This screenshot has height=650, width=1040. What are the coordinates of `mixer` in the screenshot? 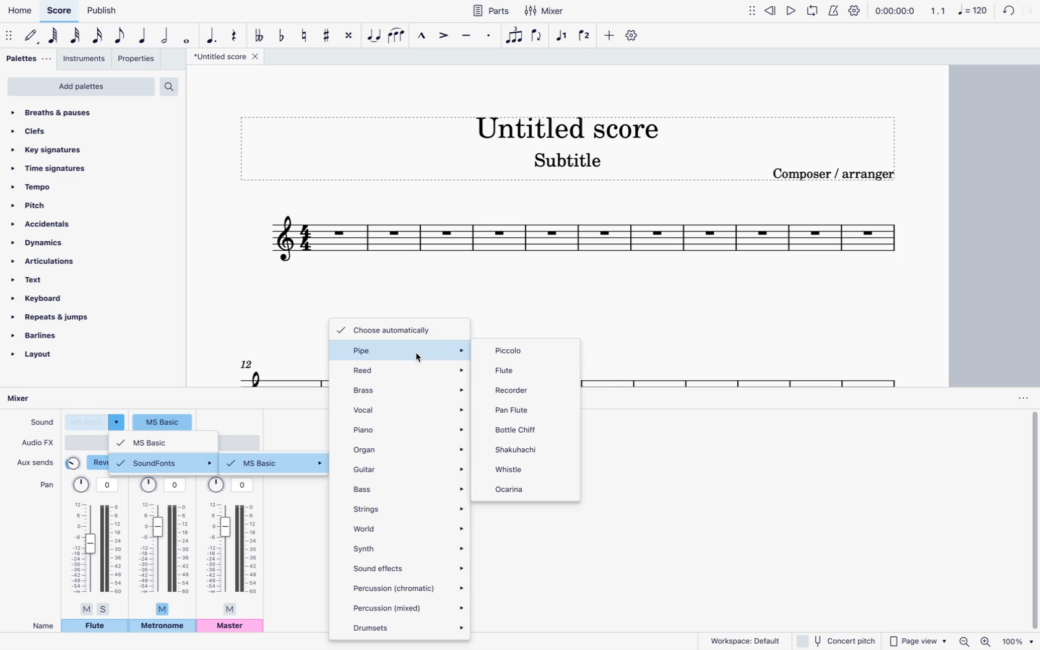 It's located at (29, 399).